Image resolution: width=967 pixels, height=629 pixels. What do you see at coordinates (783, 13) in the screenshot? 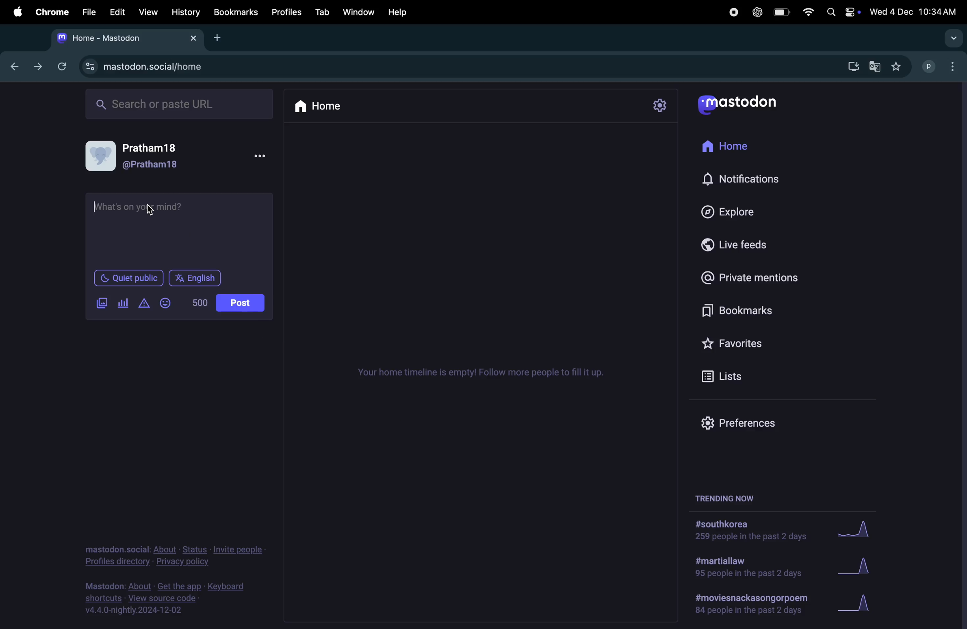
I see `battery` at bounding box center [783, 13].